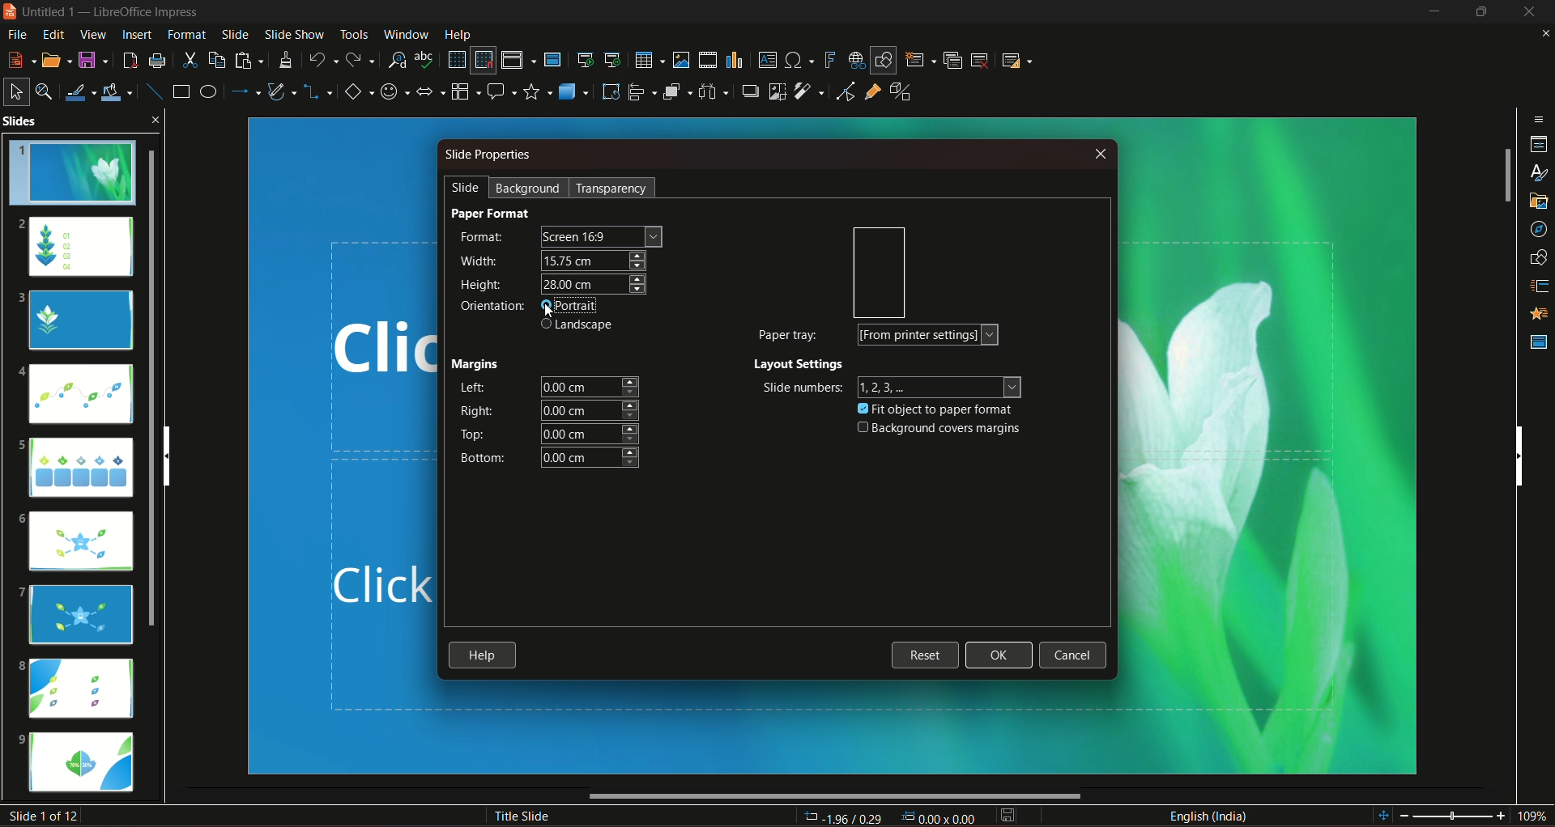 This screenshot has height=827, width=1555. Describe the element at coordinates (592, 459) in the screenshot. I see `bottom margin` at that location.